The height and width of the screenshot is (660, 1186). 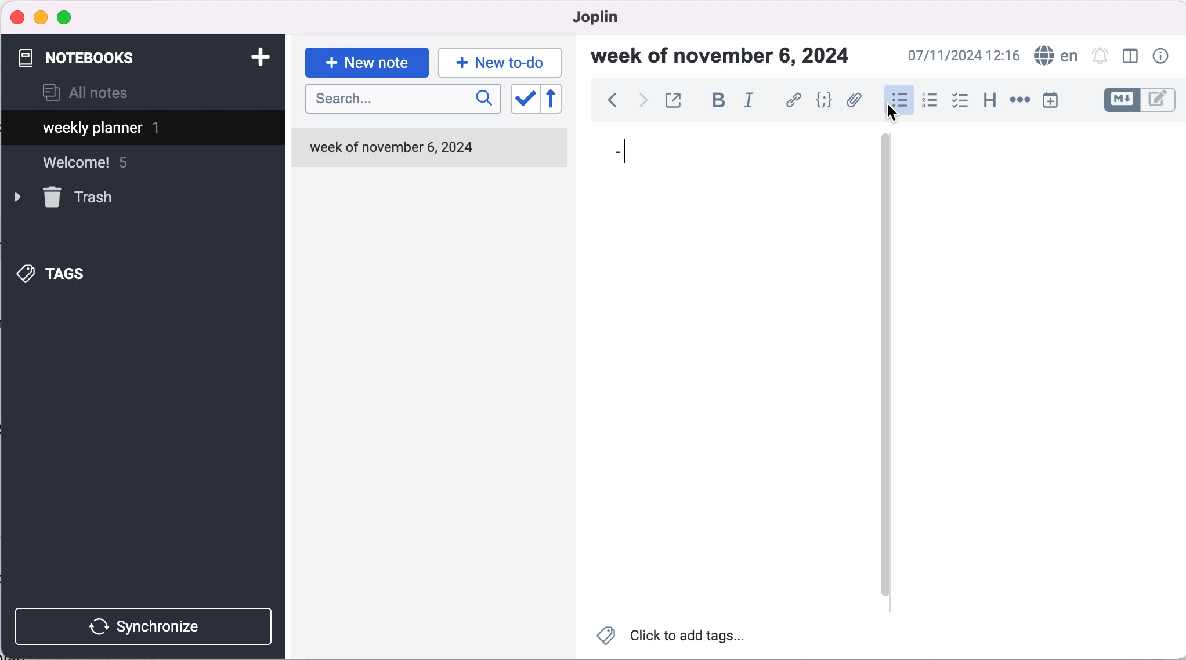 I want to click on vertical slider, so click(x=886, y=367).